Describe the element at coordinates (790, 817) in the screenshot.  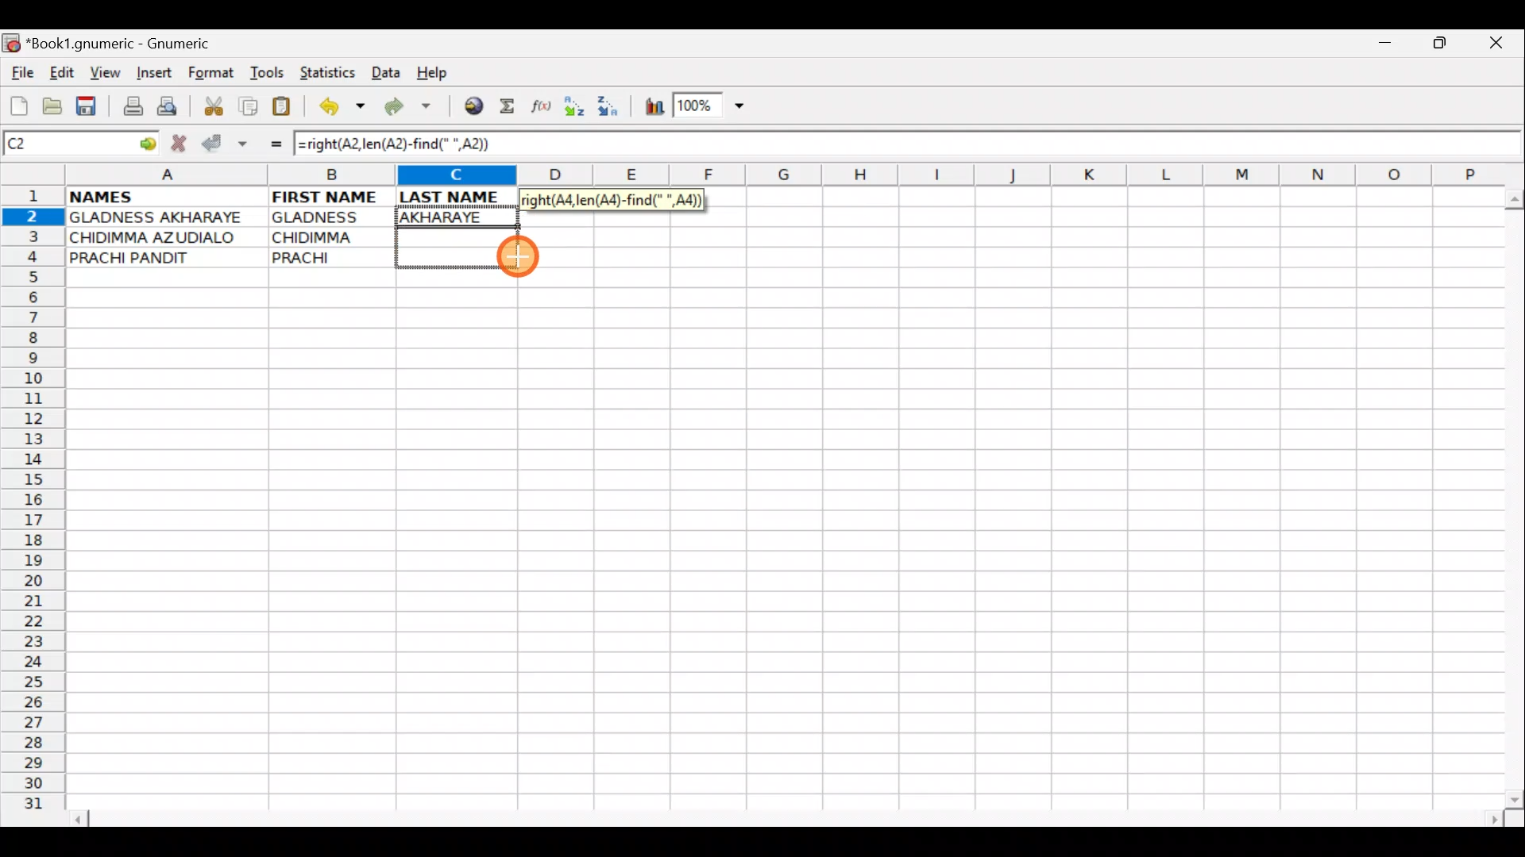
I see `Scroll bar` at that location.